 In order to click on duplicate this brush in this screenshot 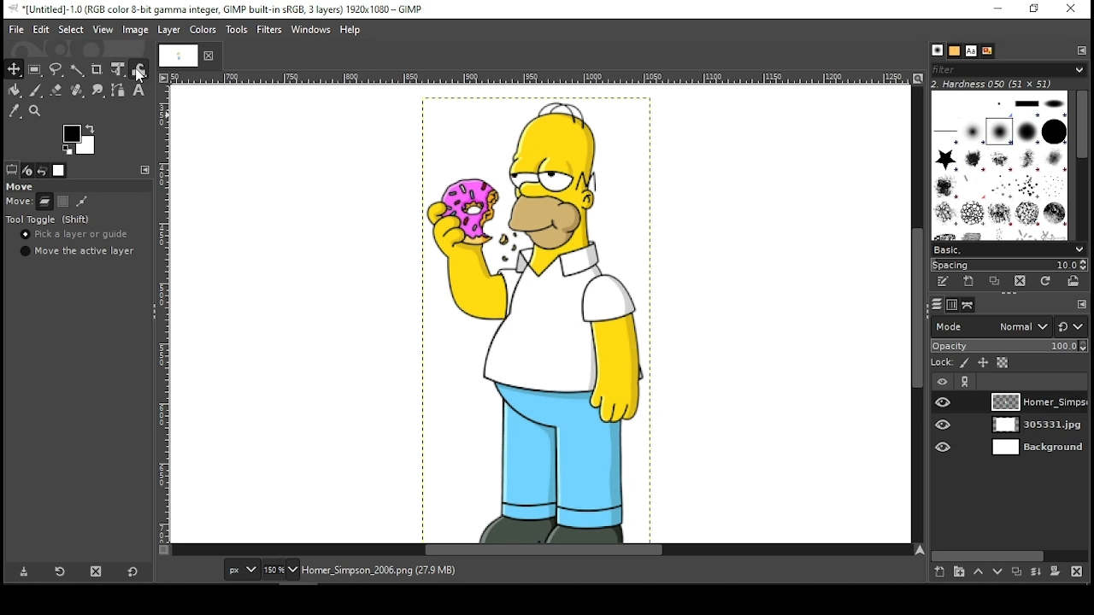, I will do `click(995, 282)`.